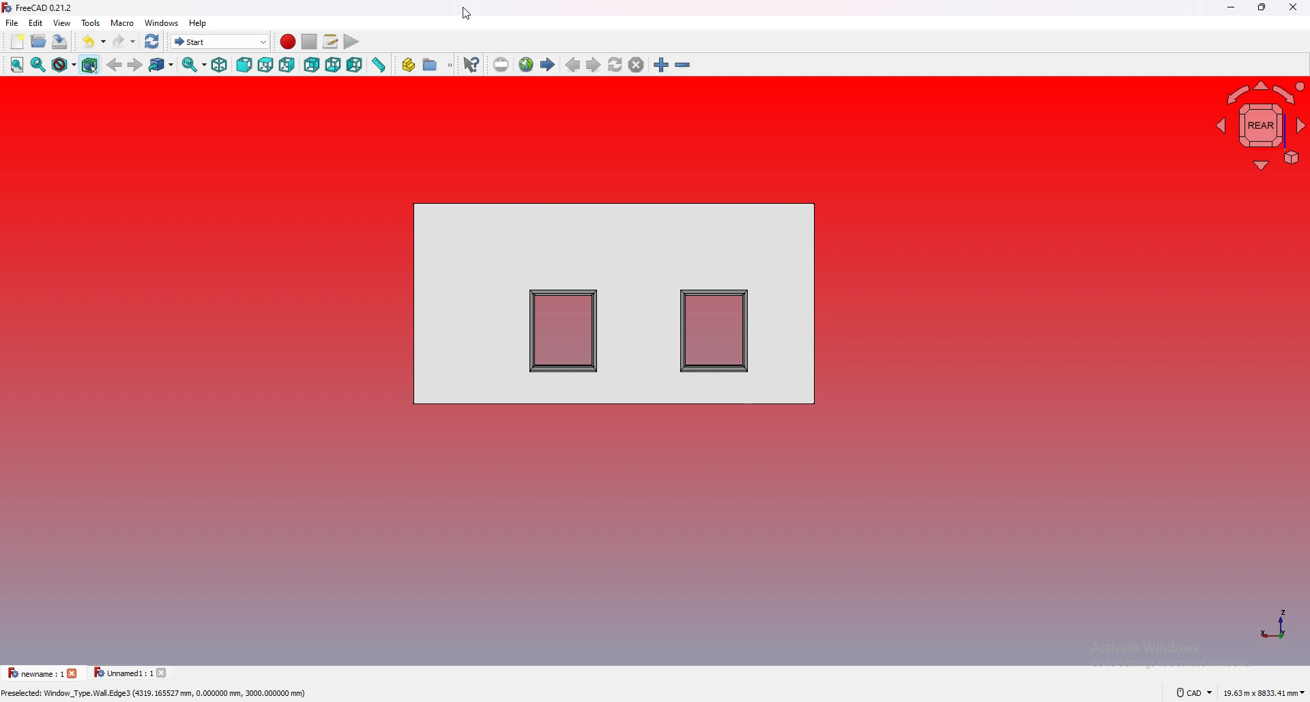 Image resolution: width=1310 pixels, height=702 pixels. I want to click on cursor, so click(466, 14).